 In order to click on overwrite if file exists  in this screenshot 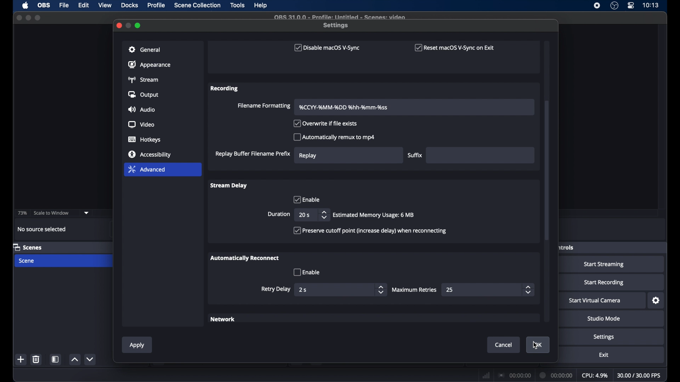, I will do `click(326, 124)`.